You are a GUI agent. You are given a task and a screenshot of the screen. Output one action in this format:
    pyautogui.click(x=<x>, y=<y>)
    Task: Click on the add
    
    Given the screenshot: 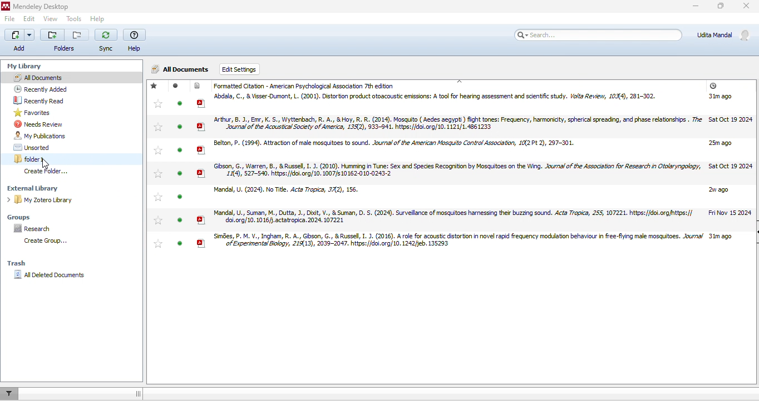 What is the action you would take?
    pyautogui.click(x=18, y=40)
    